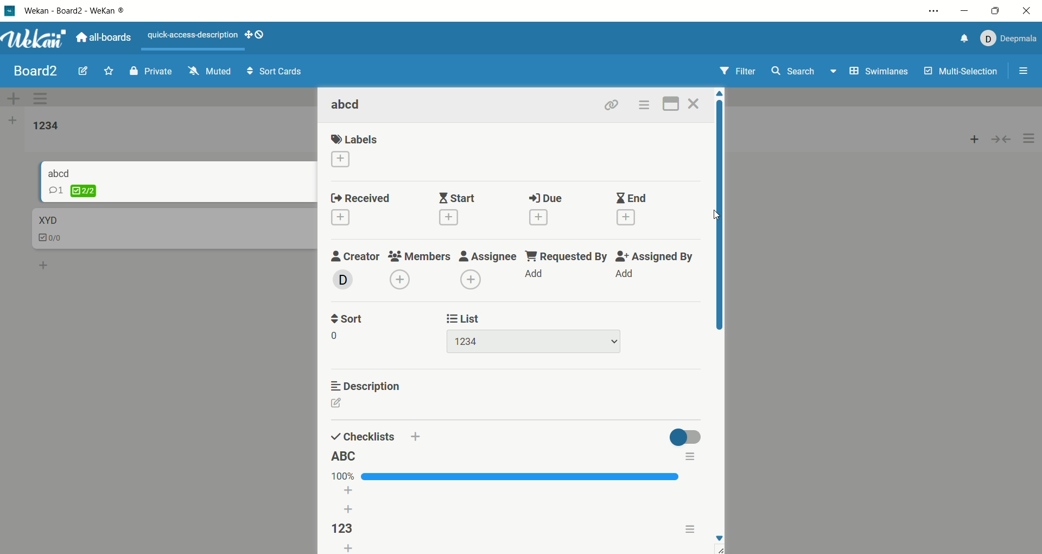 The image size is (1042, 554). What do you see at coordinates (935, 11) in the screenshot?
I see `options` at bounding box center [935, 11].